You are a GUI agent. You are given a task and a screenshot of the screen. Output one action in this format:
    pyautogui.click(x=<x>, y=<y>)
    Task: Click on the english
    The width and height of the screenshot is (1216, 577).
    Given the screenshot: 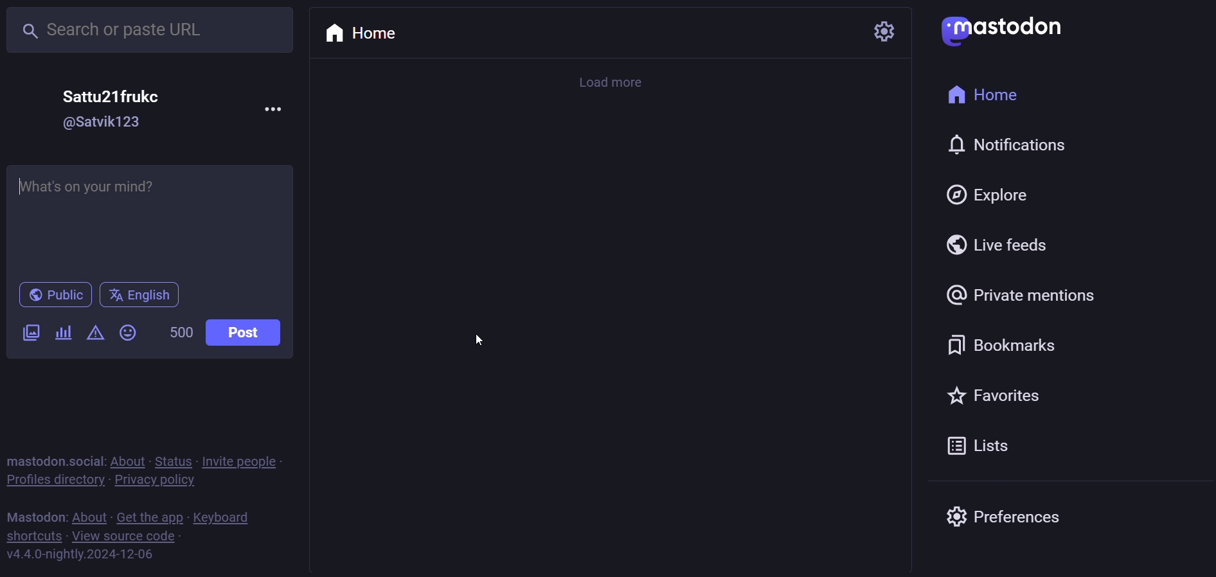 What is the action you would take?
    pyautogui.click(x=141, y=296)
    